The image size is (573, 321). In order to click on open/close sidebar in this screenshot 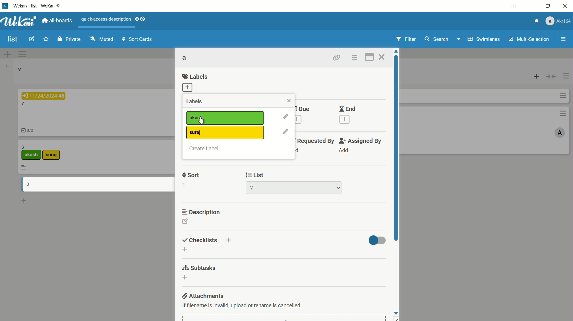, I will do `click(564, 39)`.